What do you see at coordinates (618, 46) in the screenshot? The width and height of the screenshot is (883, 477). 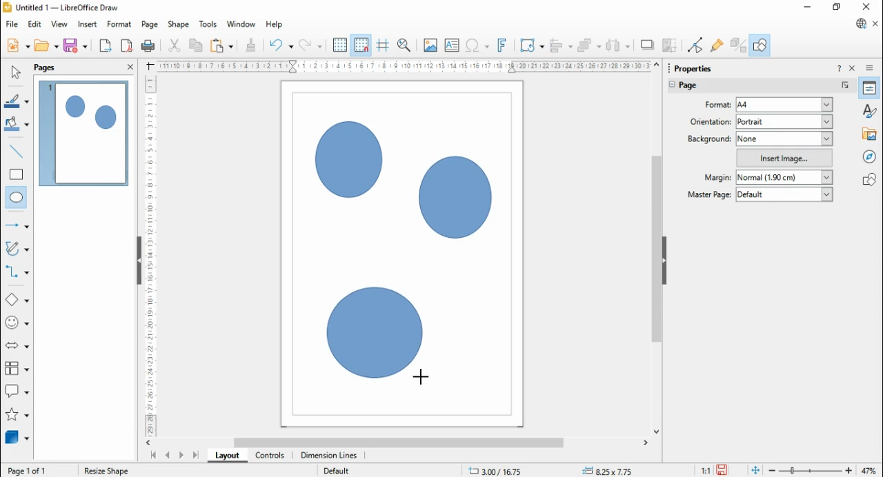 I see `select at least three objects to distribute` at bounding box center [618, 46].